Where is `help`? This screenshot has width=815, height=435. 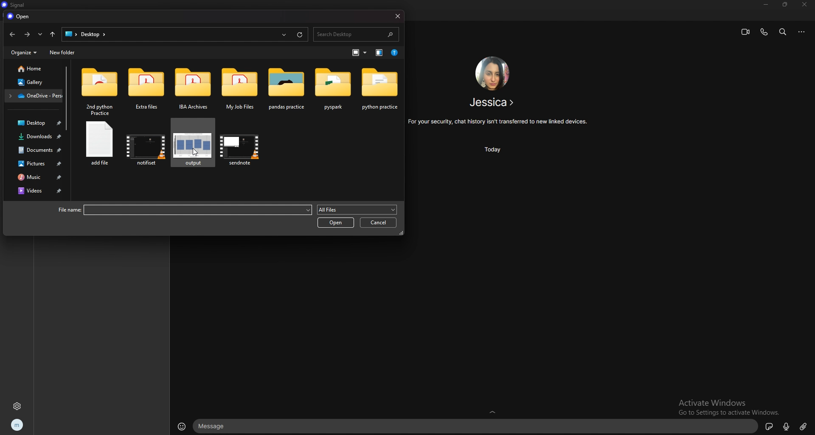 help is located at coordinates (395, 53).